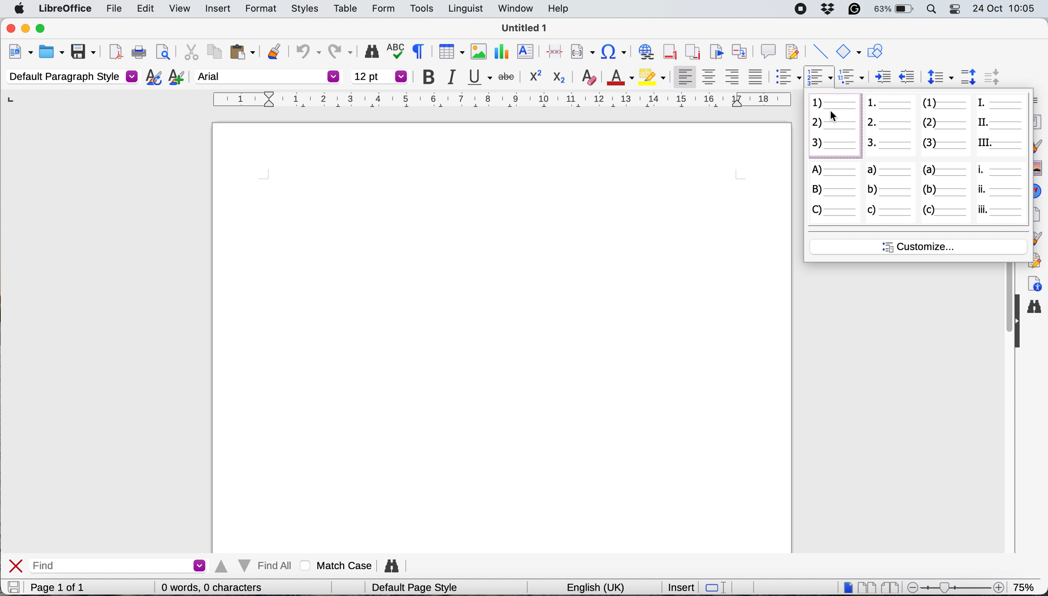 This screenshot has height=596, width=1048. Describe the element at coordinates (147, 9) in the screenshot. I see `edit` at that location.